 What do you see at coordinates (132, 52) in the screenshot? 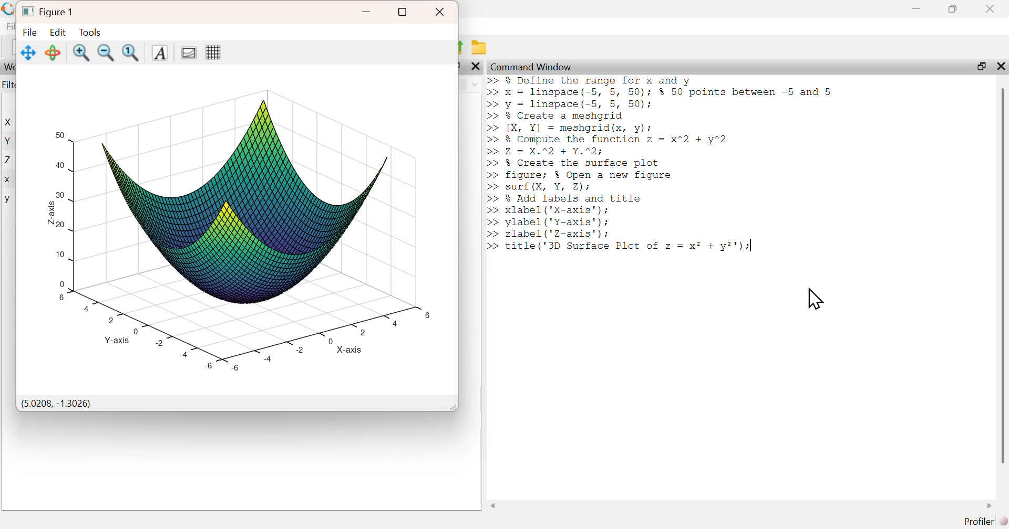
I see `fit to screen` at bounding box center [132, 52].